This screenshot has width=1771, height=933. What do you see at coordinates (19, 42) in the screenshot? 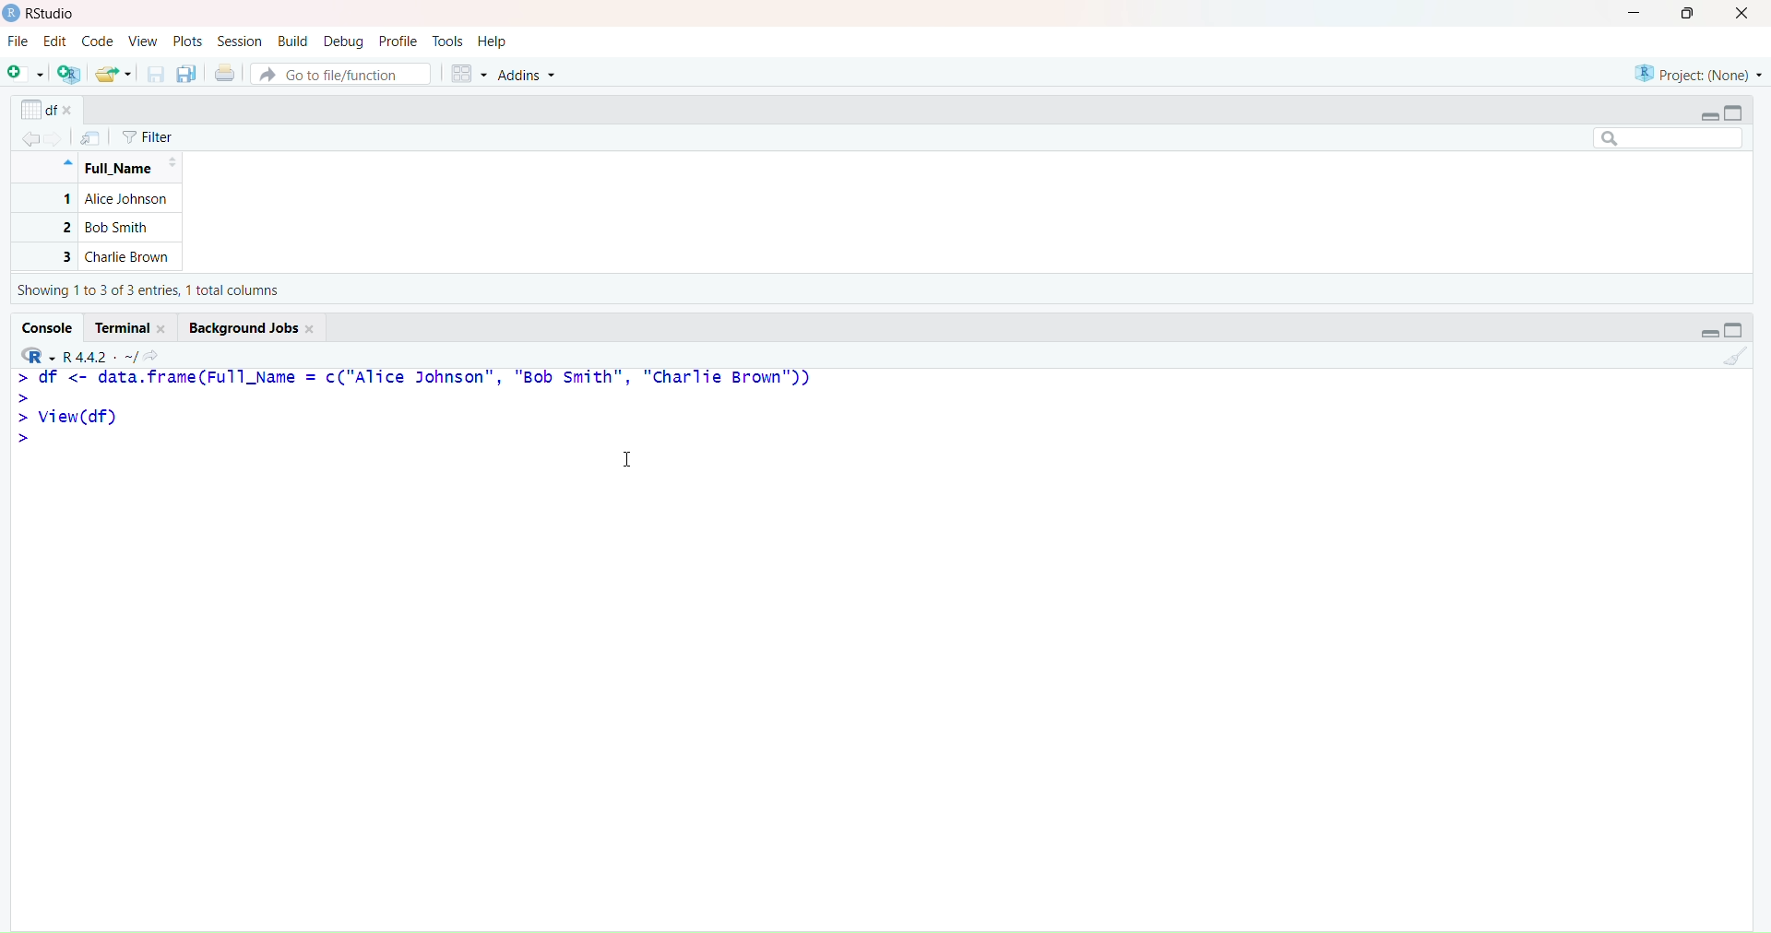
I see `File` at bounding box center [19, 42].